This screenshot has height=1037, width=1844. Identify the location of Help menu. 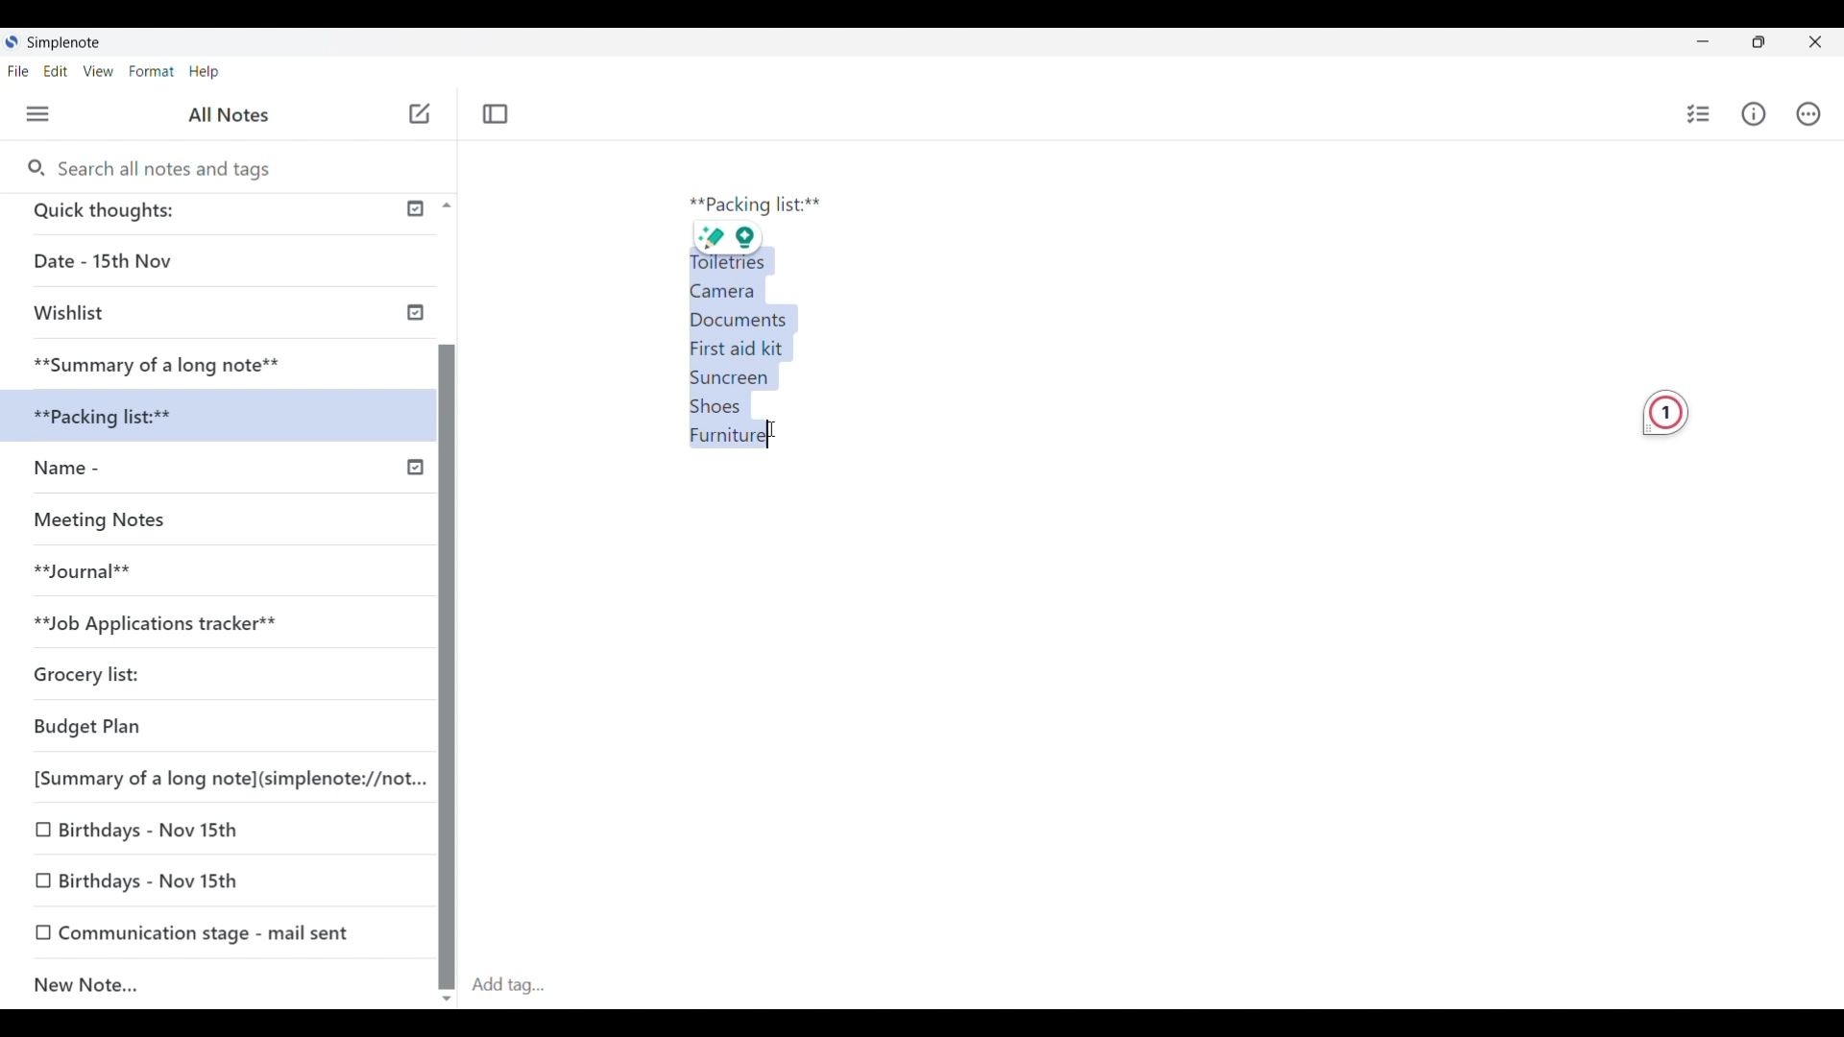
(205, 71).